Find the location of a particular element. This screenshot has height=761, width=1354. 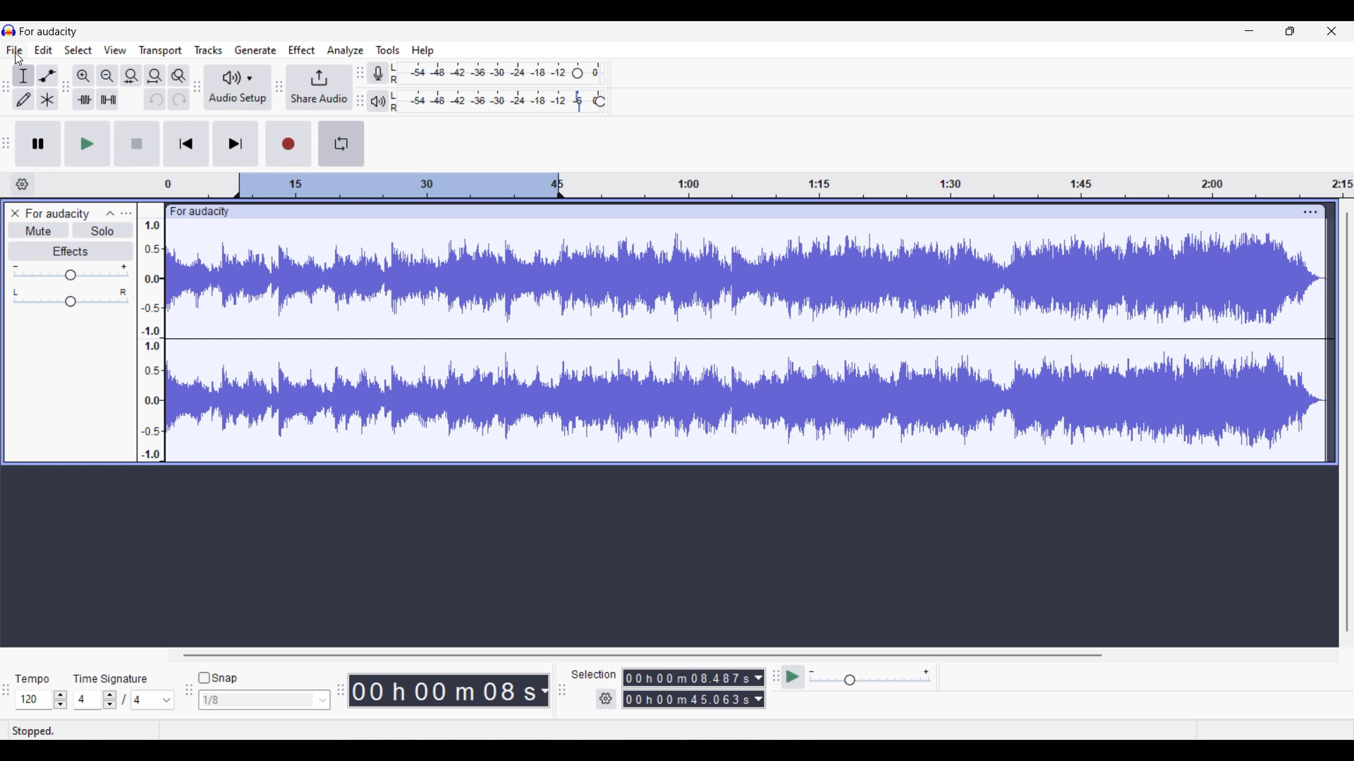

Increase/Decrease tempo is located at coordinates (61, 700).